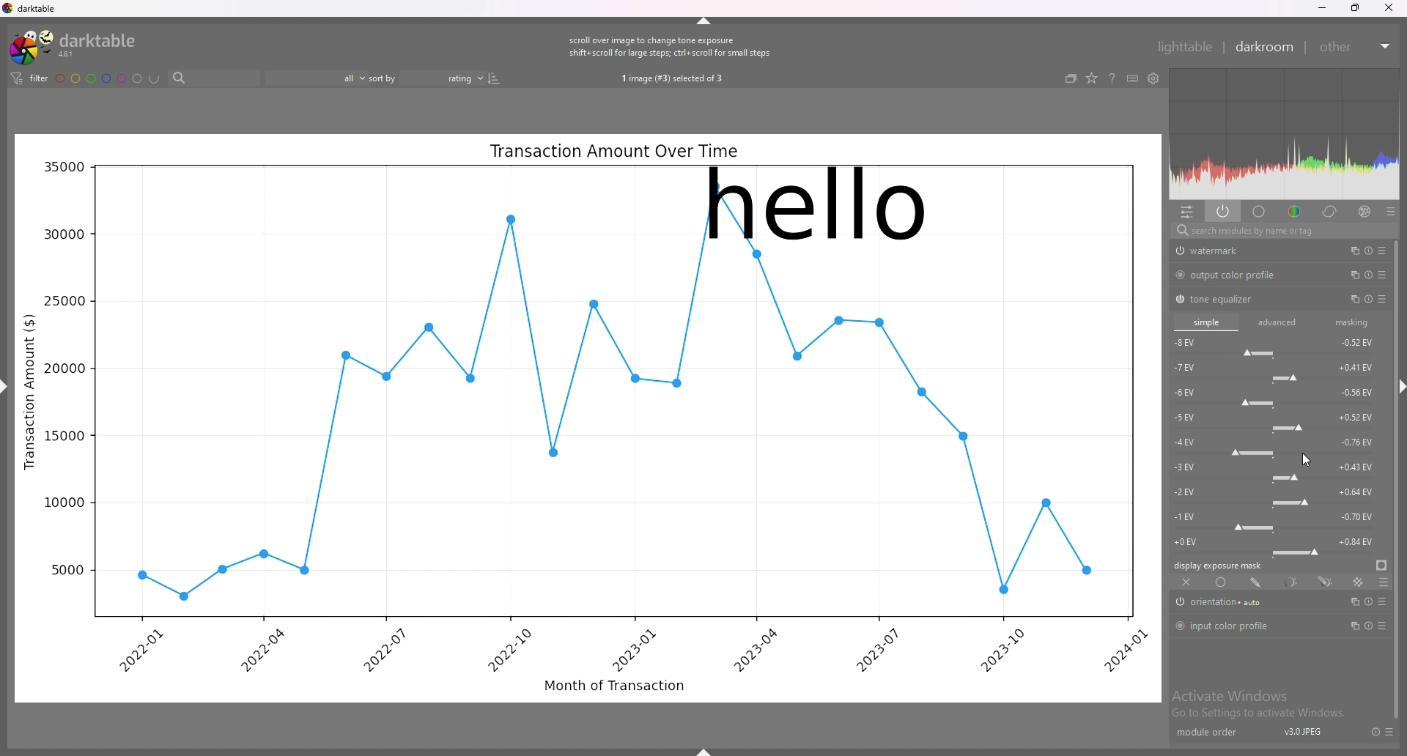 The height and width of the screenshot is (756, 1407). Describe the element at coordinates (1229, 603) in the screenshot. I see `orientation` at that location.